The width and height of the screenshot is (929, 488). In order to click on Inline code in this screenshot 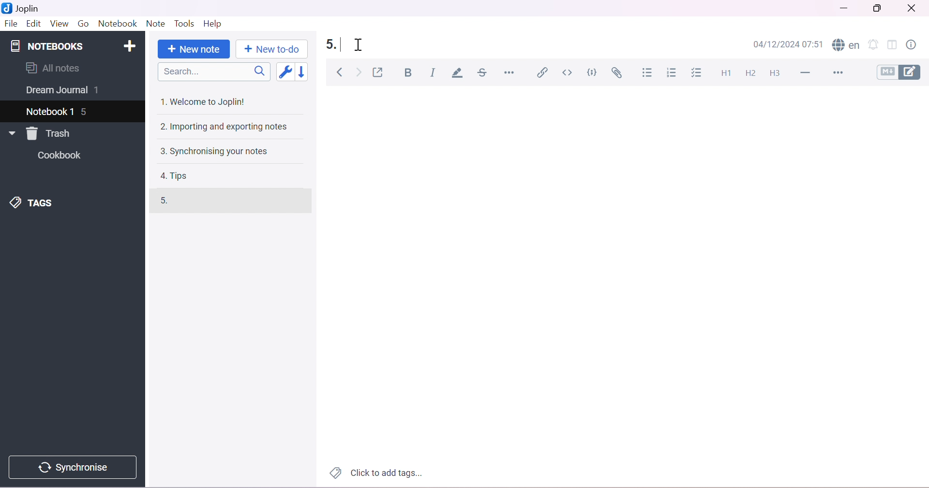, I will do `click(568, 72)`.